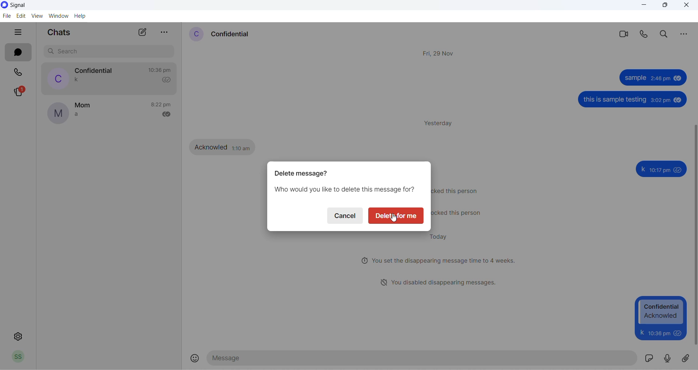 This screenshot has height=370, width=698. I want to click on cursor, so click(397, 218).